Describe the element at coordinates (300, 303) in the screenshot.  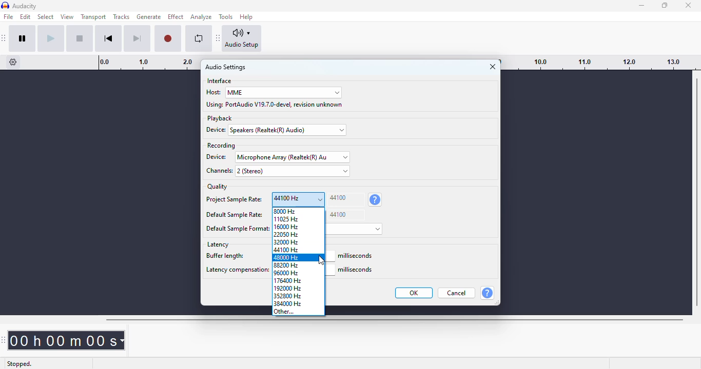
I see `384000 Hz` at that location.